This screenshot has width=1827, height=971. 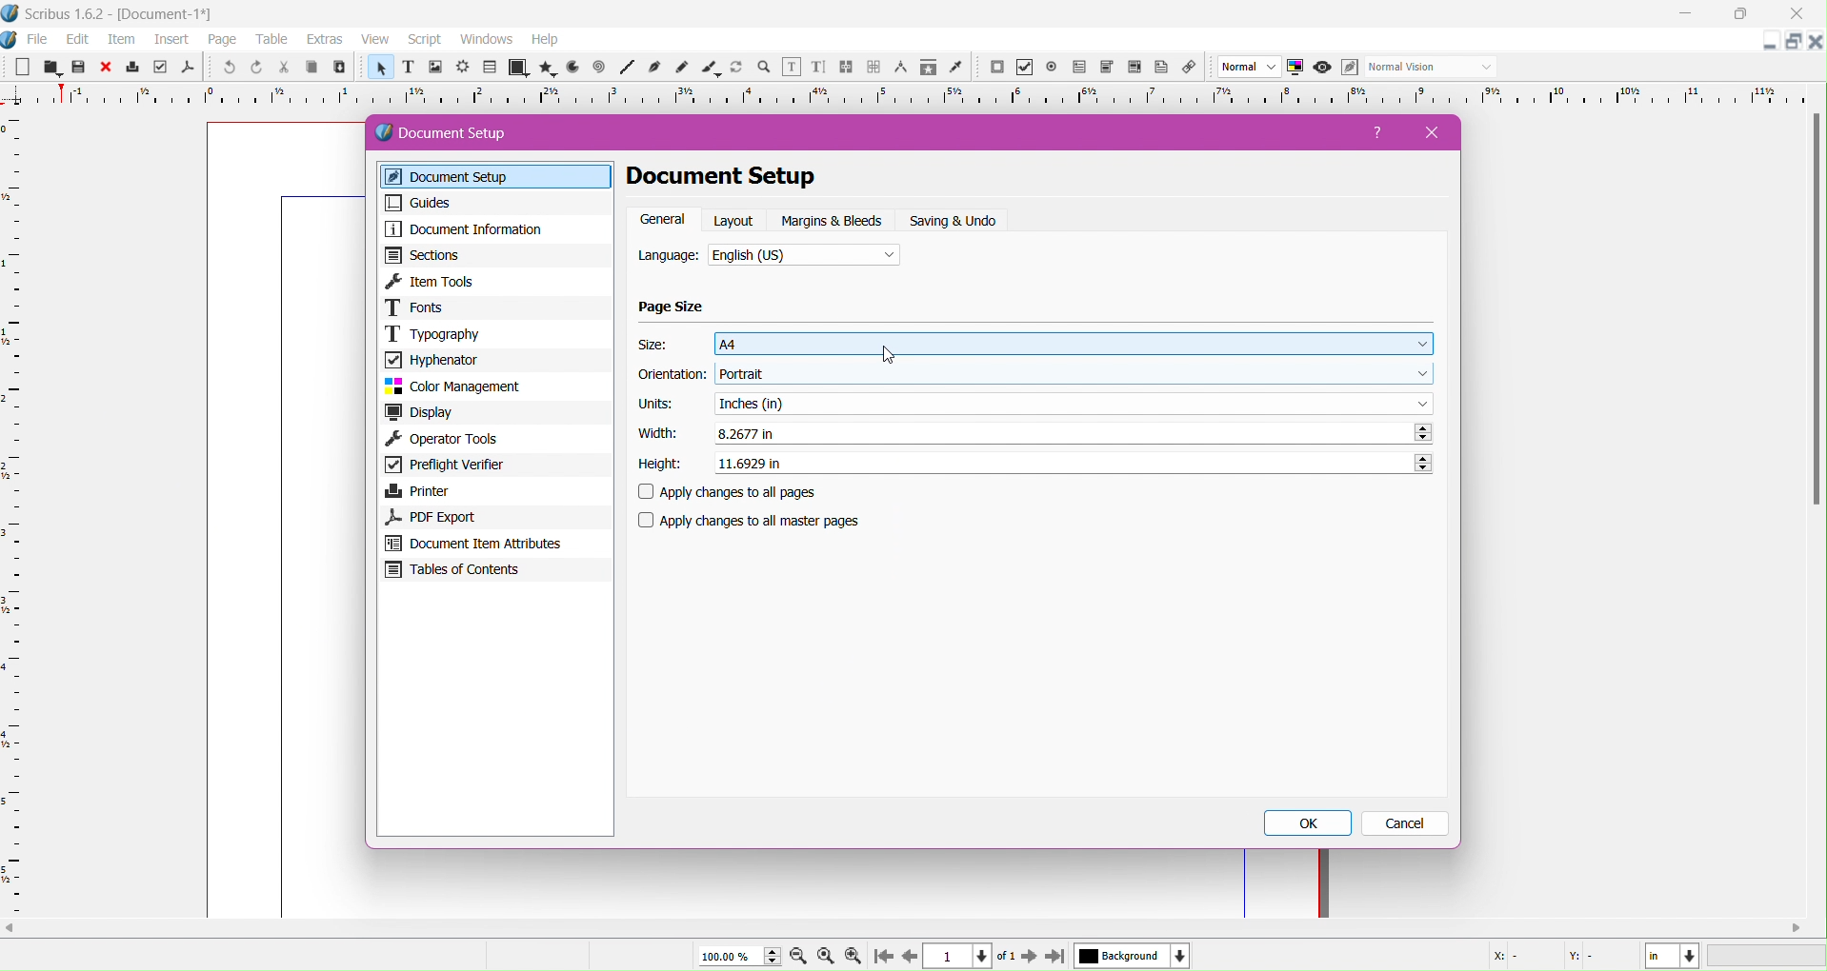 I want to click on progress bar, so click(x=1768, y=957).